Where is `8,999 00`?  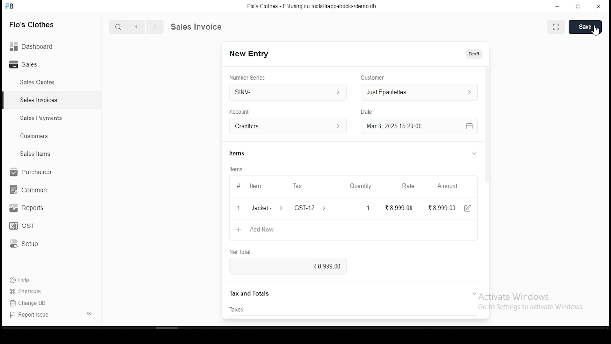 8,999 00 is located at coordinates (400, 207).